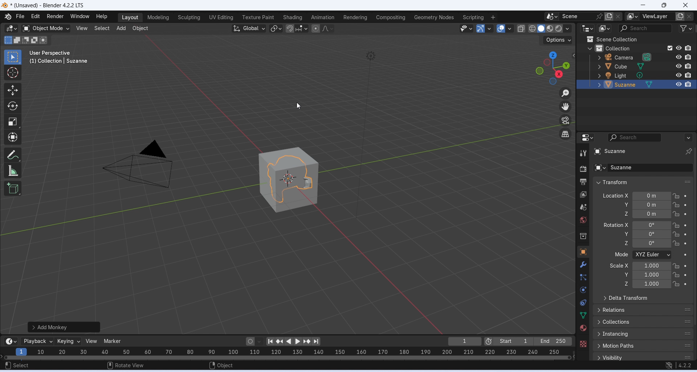 Image resolution: width=697 pixels, height=372 pixels. Describe the element at coordinates (622, 233) in the screenshot. I see `y` at that location.